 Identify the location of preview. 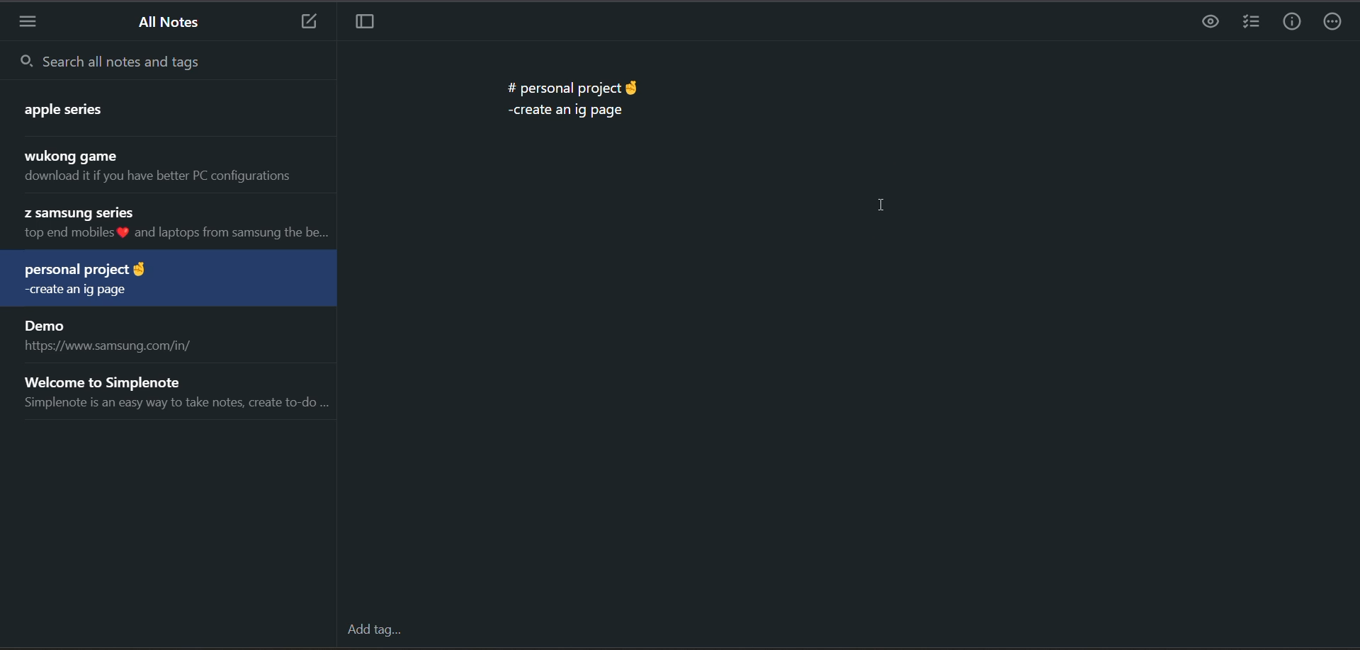
(1206, 23).